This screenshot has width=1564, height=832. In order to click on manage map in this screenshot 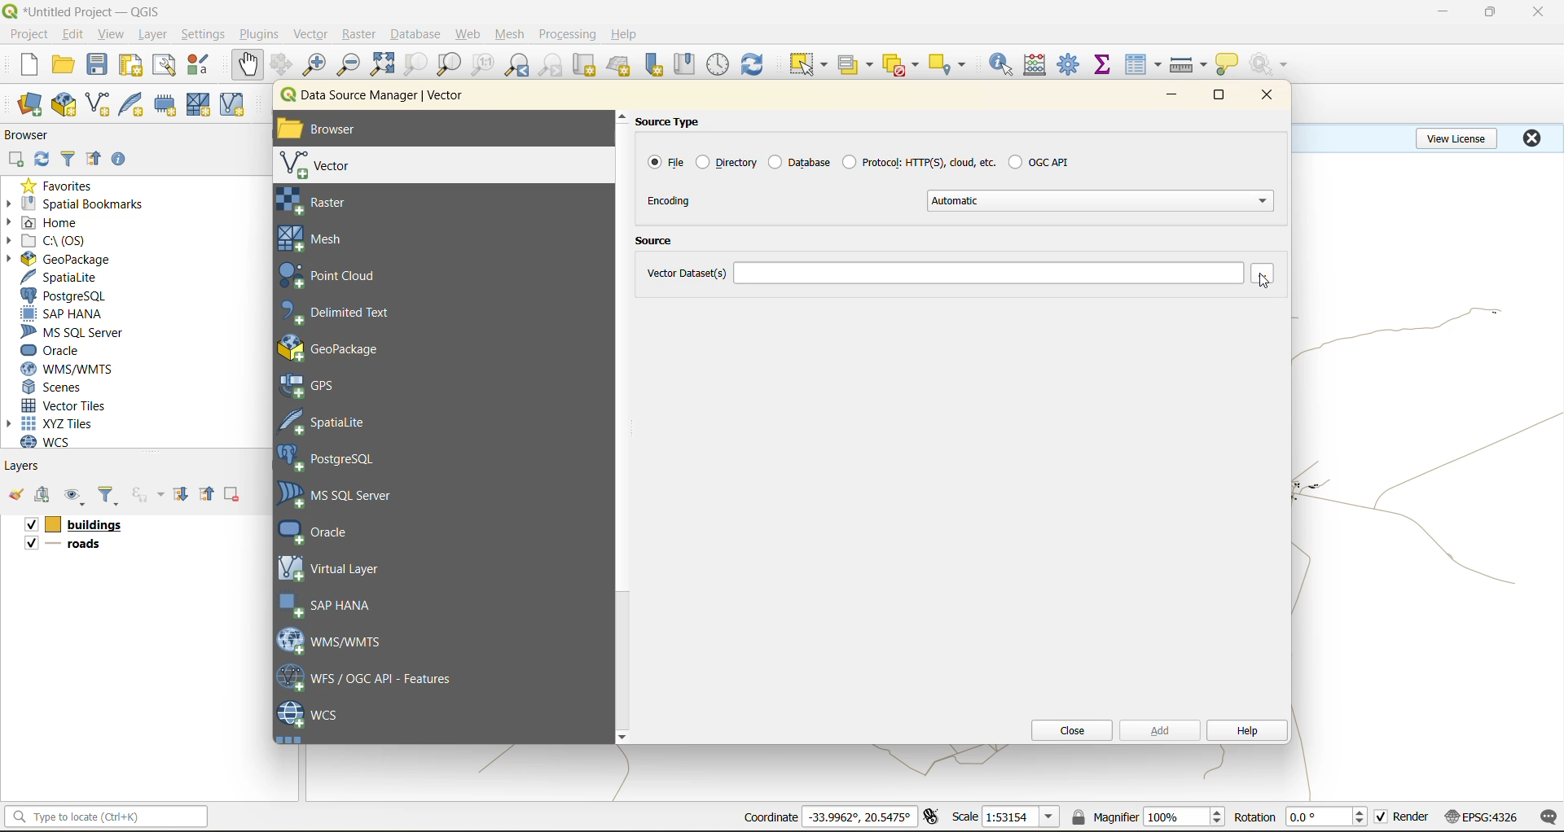, I will do `click(77, 497)`.